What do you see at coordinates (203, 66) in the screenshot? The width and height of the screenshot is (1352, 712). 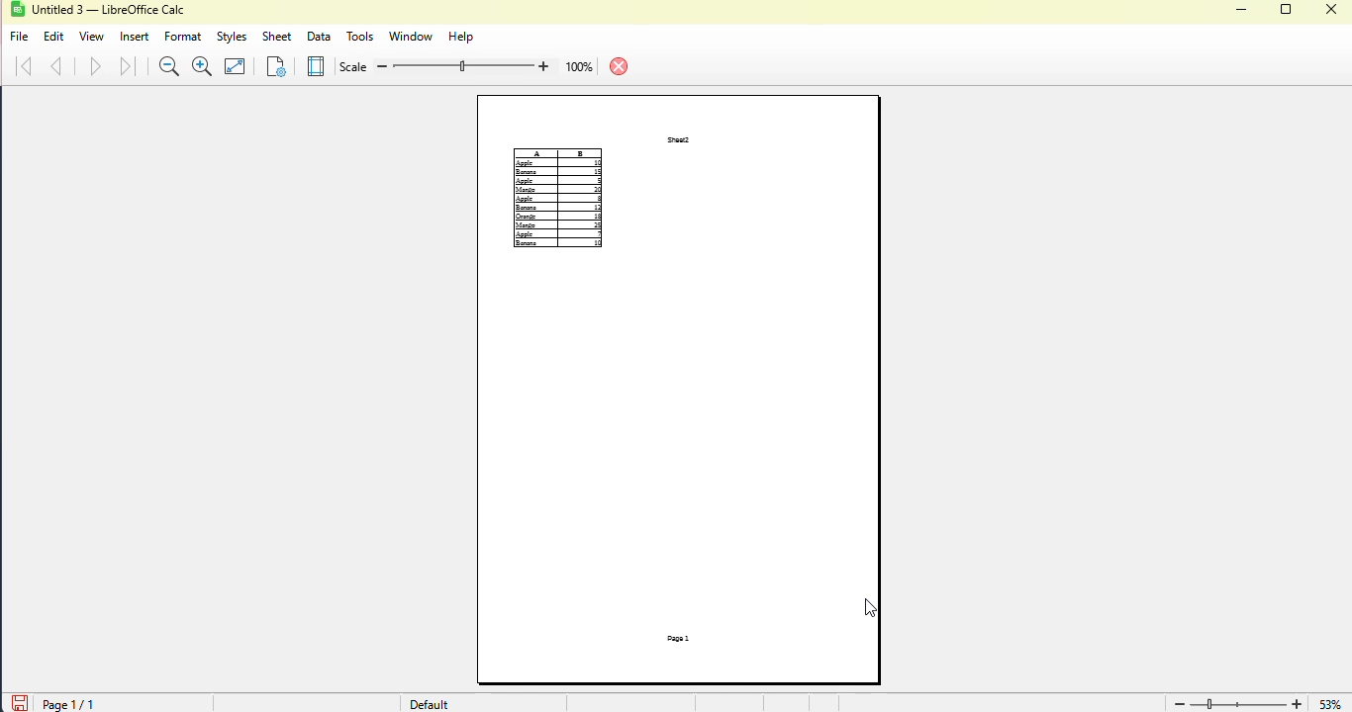 I see `zoom in` at bounding box center [203, 66].